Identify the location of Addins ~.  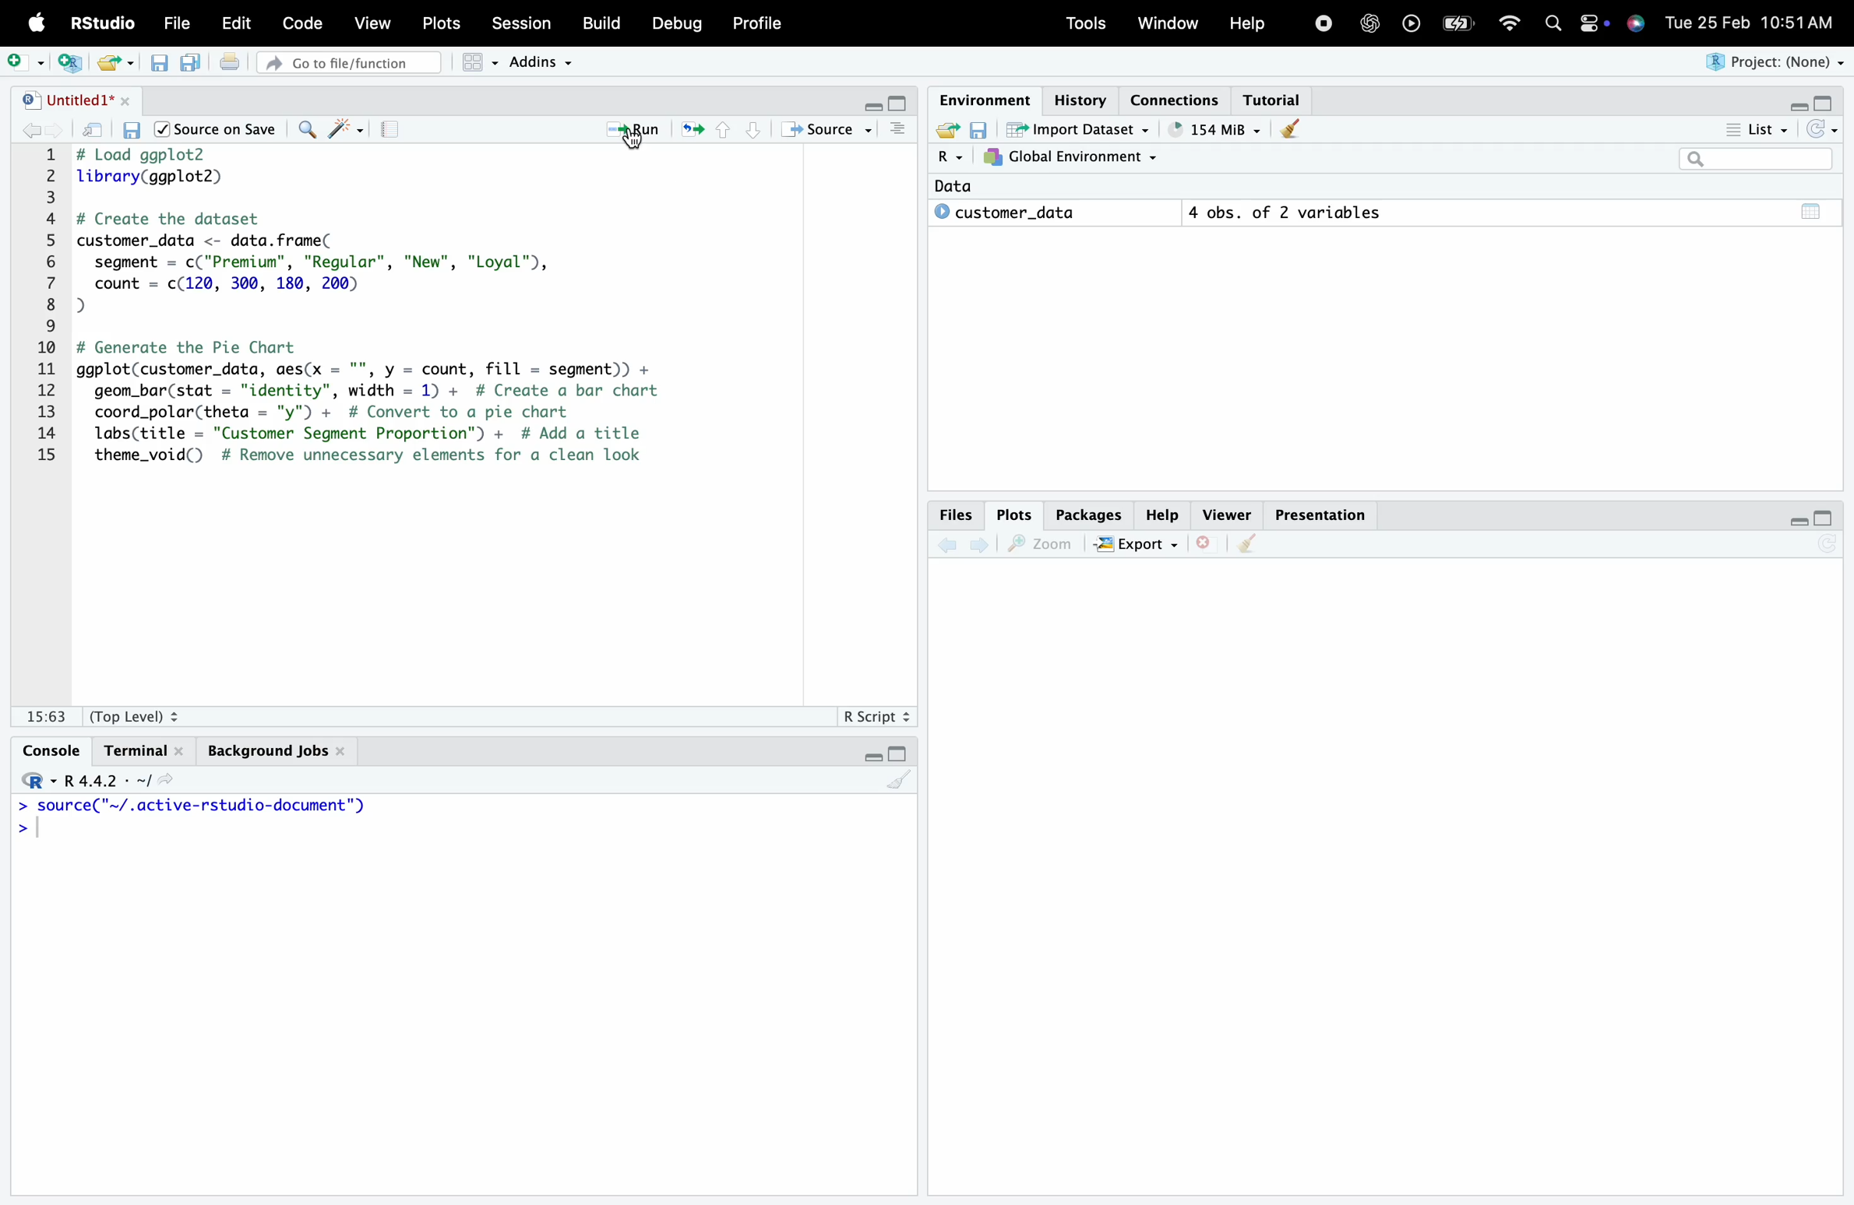
(545, 64).